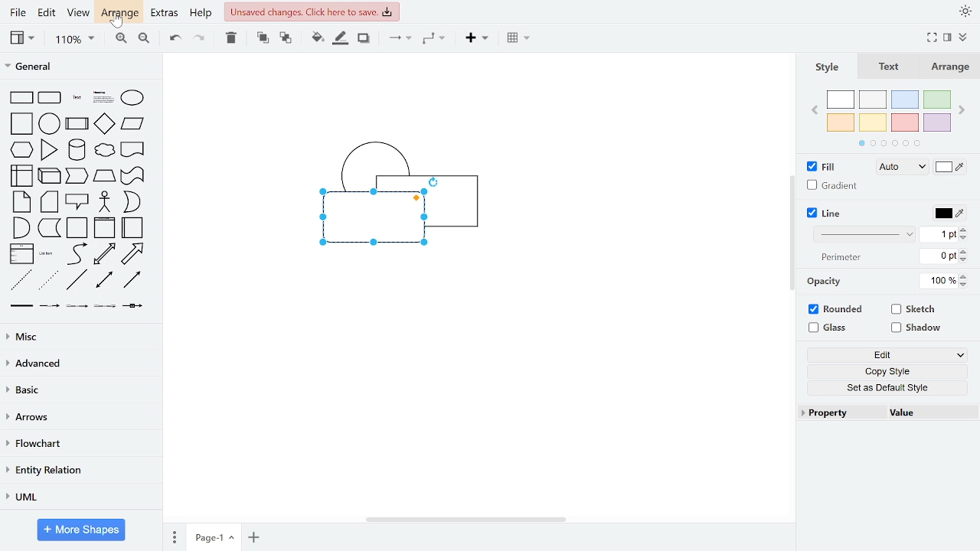 The image size is (980, 551). I want to click on general, so click(80, 67).